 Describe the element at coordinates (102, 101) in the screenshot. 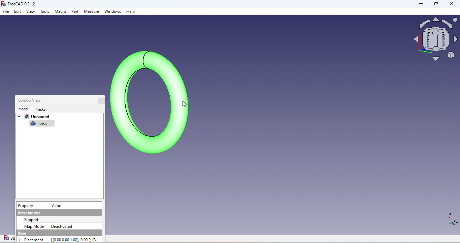

I see `Close` at that location.